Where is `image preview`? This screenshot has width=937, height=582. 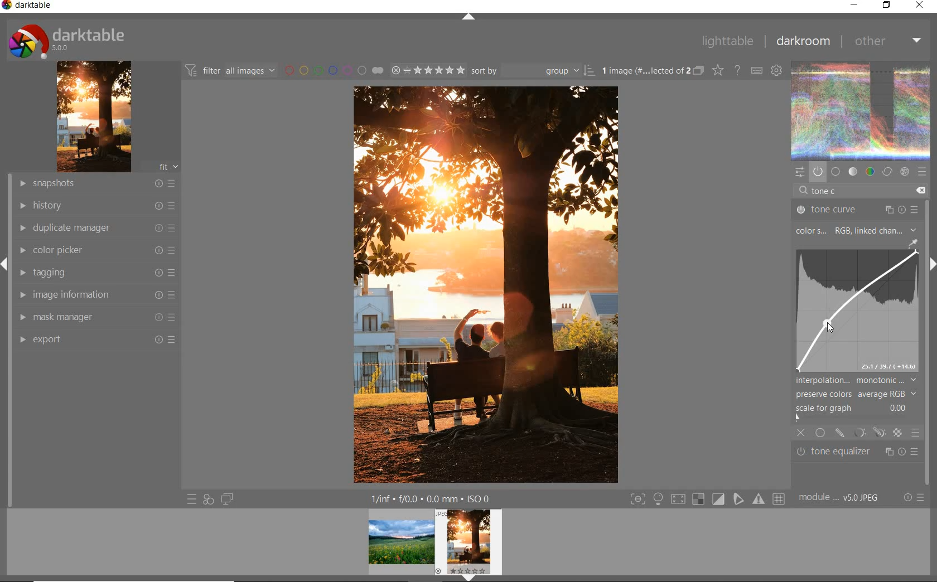
image preview is located at coordinates (434, 541).